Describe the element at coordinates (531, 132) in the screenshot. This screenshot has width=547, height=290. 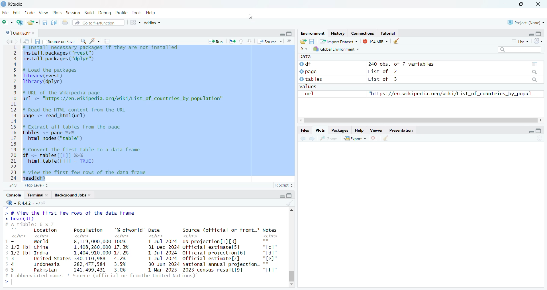
I see `minimize` at that location.